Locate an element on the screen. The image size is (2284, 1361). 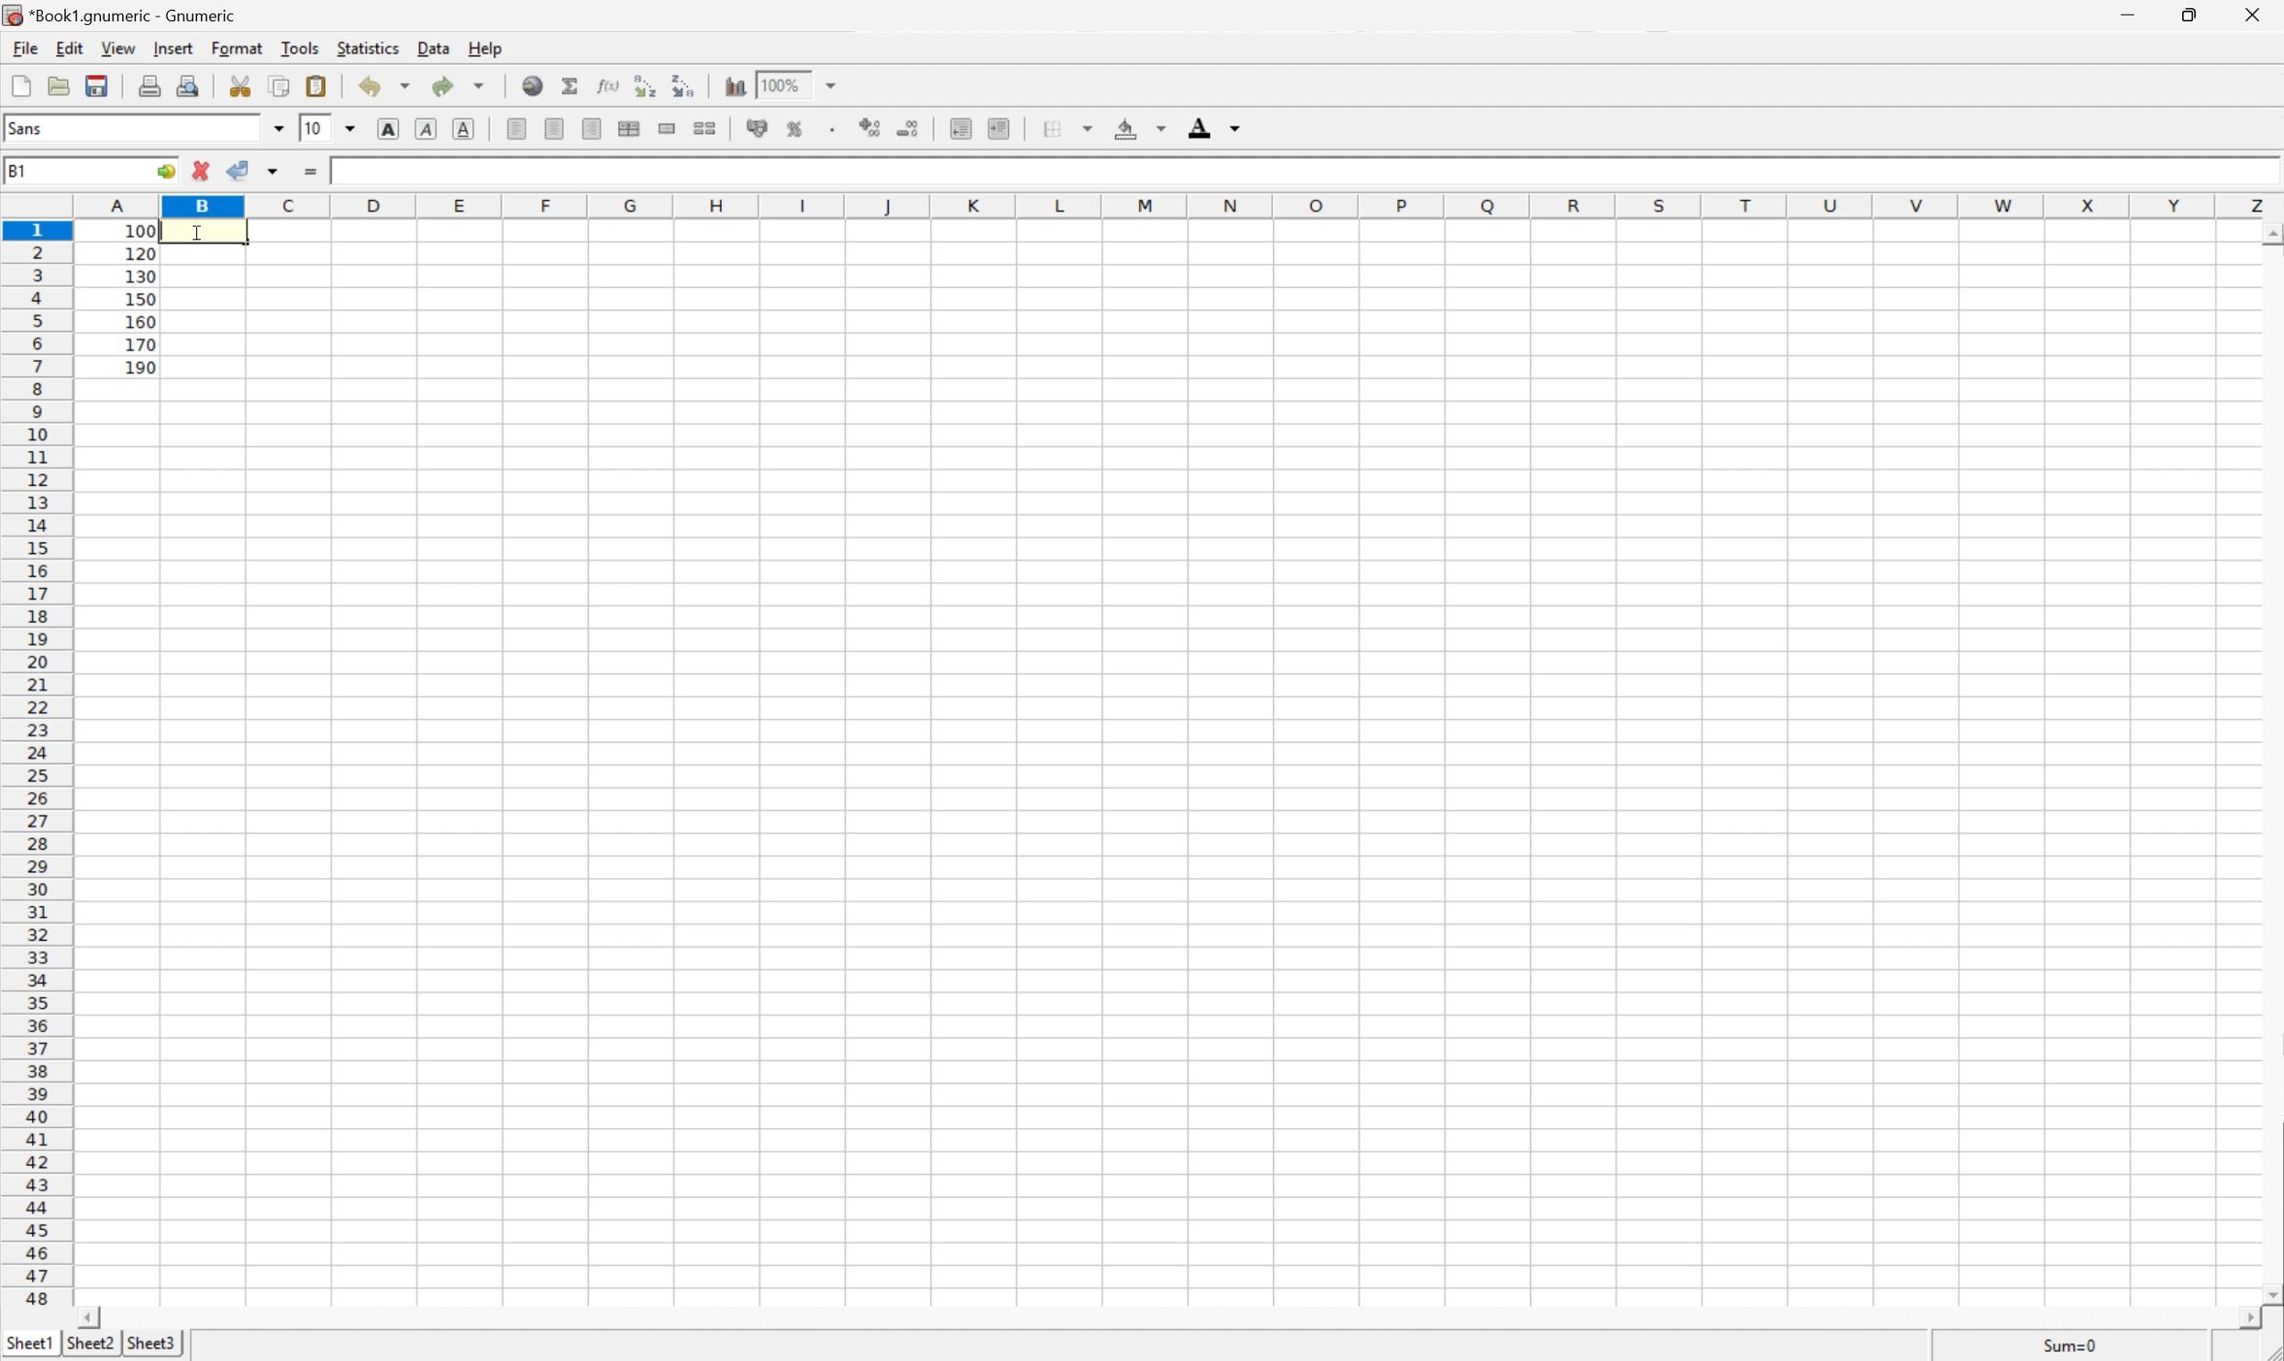
100 is located at coordinates (140, 229).